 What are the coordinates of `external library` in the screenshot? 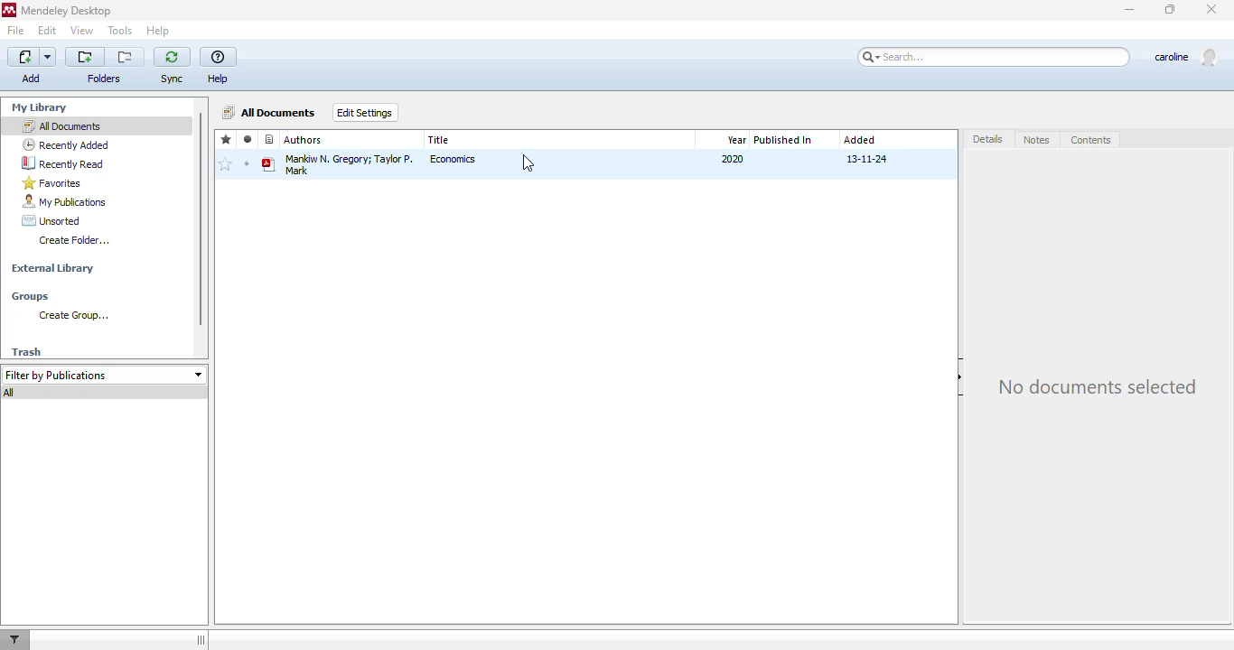 It's located at (52, 268).